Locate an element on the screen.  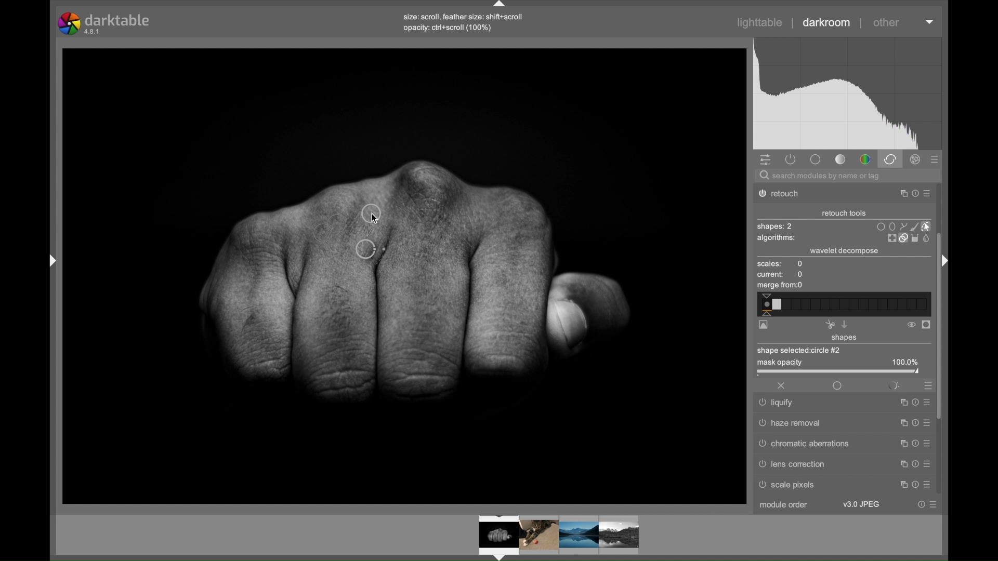
drag handle is located at coordinates (49, 260).